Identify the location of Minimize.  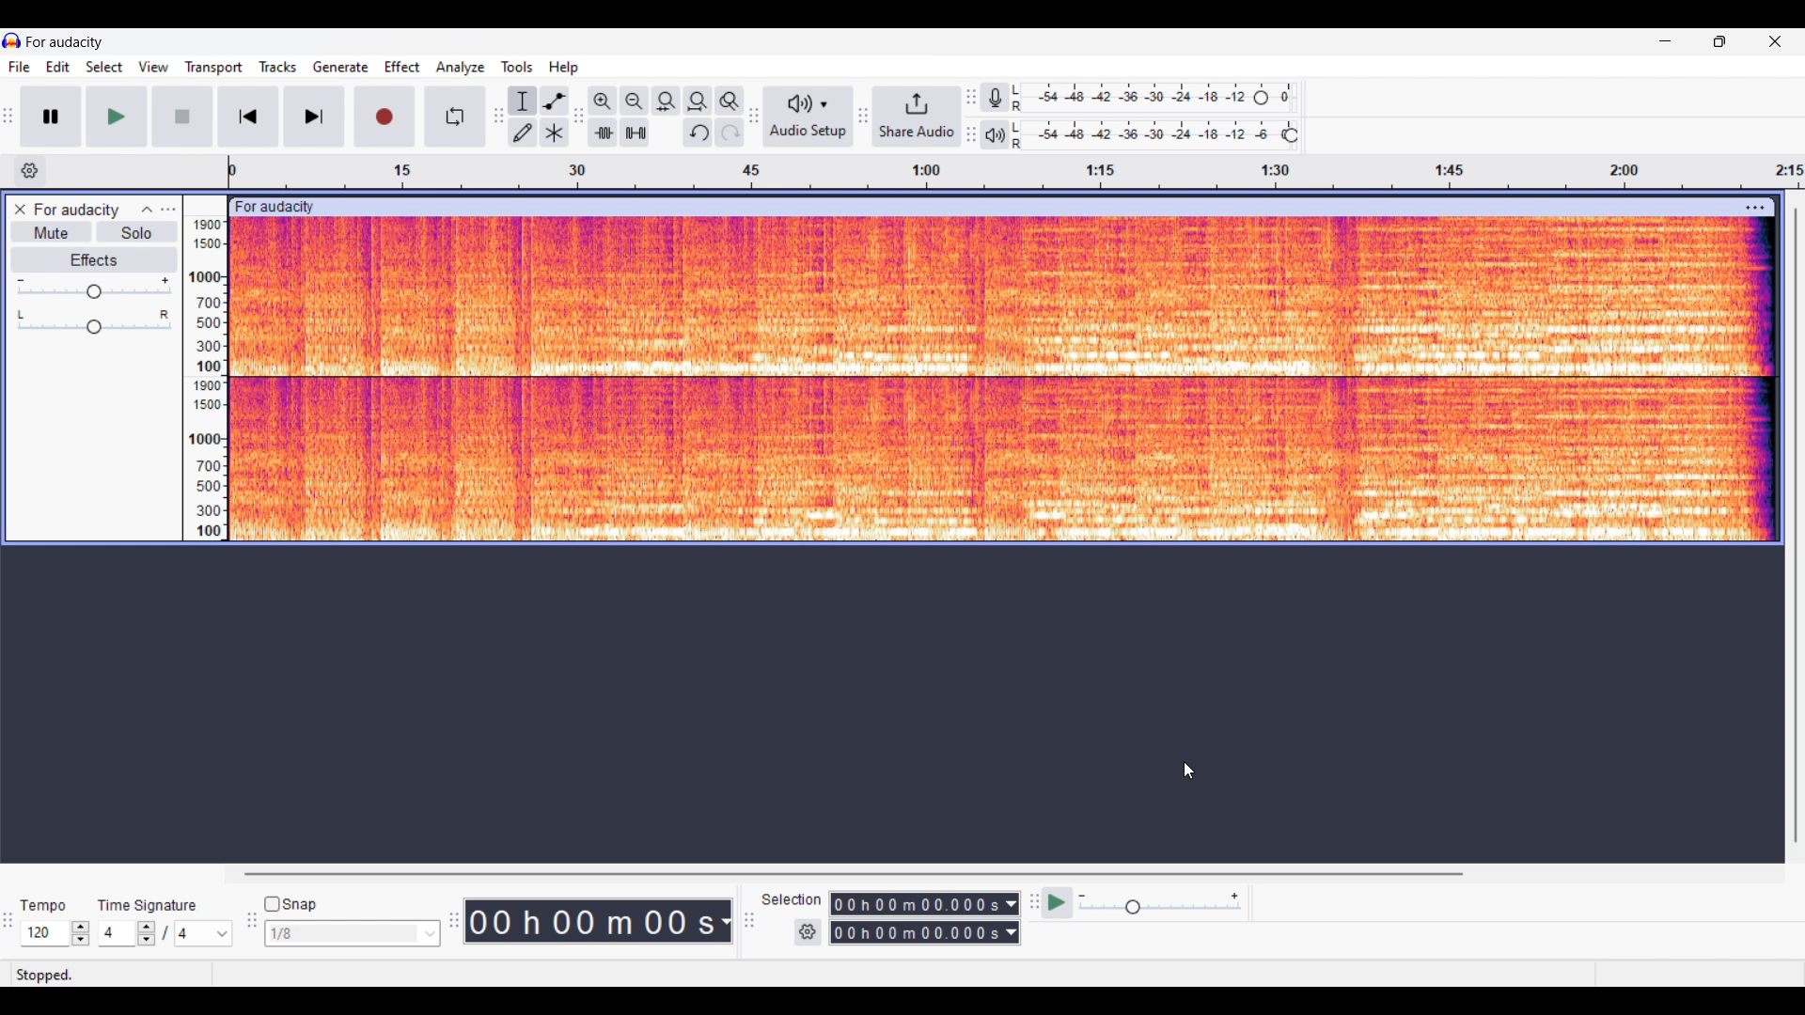
(1666, 41).